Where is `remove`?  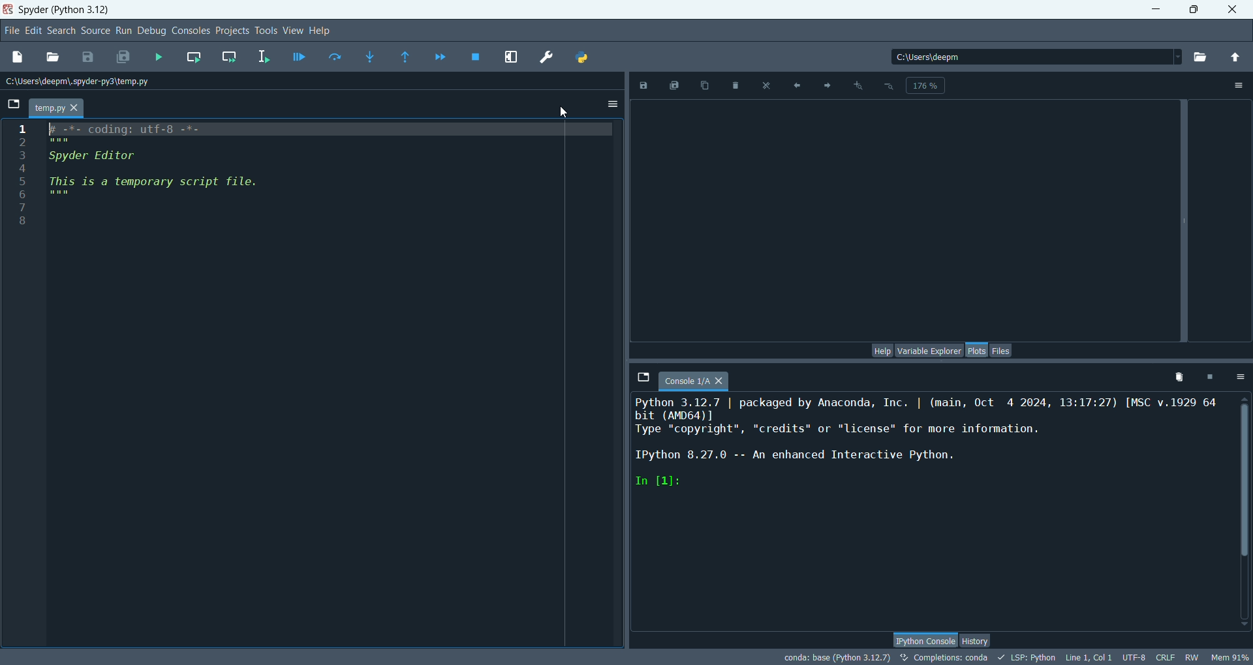
remove is located at coordinates (1176, 379).